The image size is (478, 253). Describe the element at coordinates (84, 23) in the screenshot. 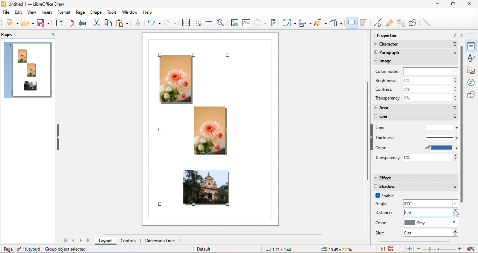

I see `print` at that location.